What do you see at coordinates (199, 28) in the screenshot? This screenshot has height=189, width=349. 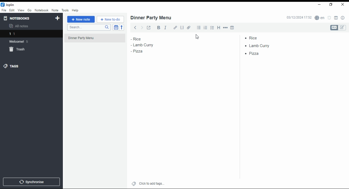 I see `bullet list` at bounding box center [199, 28].